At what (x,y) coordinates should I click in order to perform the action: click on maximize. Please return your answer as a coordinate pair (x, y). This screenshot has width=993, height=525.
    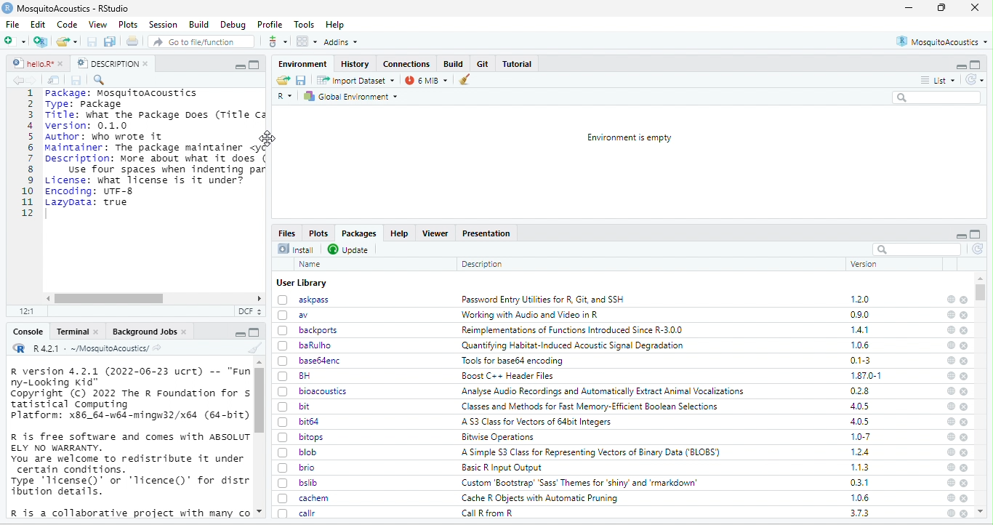
    Looking at the image, I should click on (240, 332).